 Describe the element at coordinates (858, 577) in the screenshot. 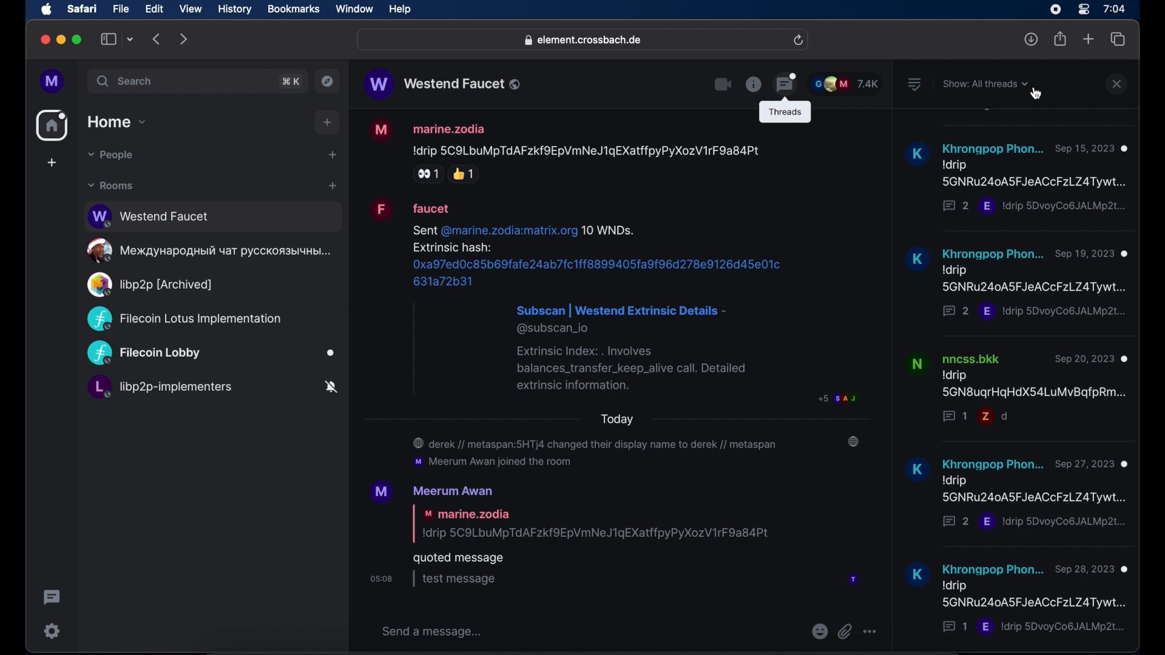

I see `participant` at that location.